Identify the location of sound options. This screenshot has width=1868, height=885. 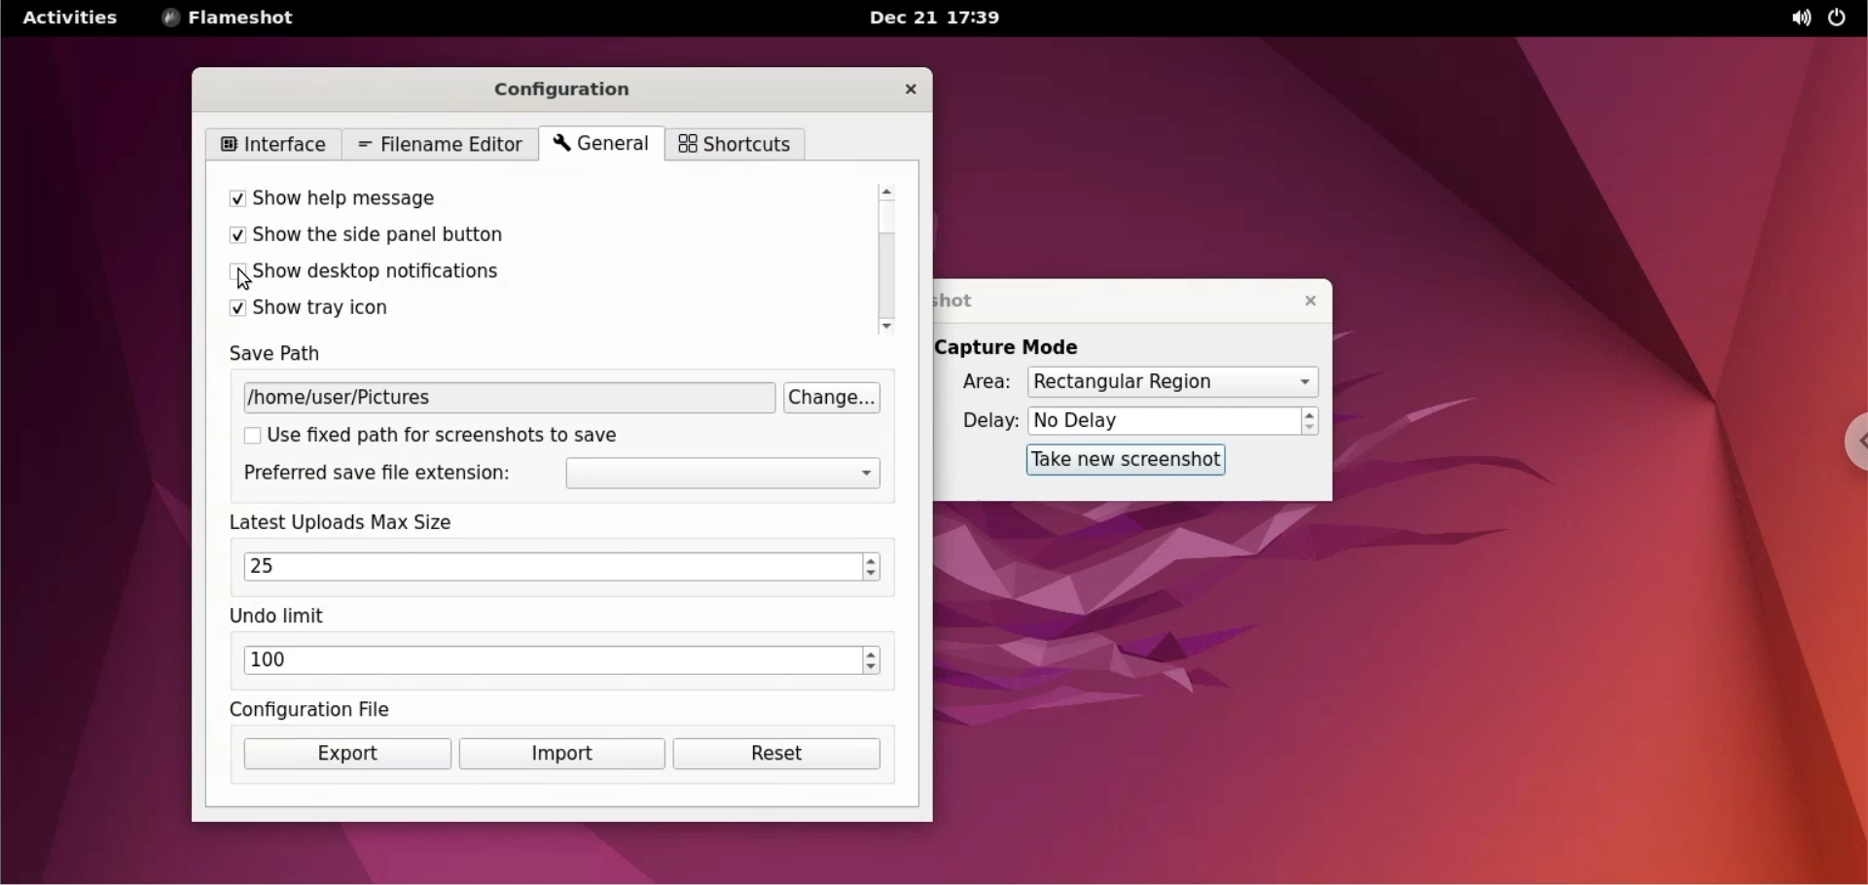
(1793, 18).